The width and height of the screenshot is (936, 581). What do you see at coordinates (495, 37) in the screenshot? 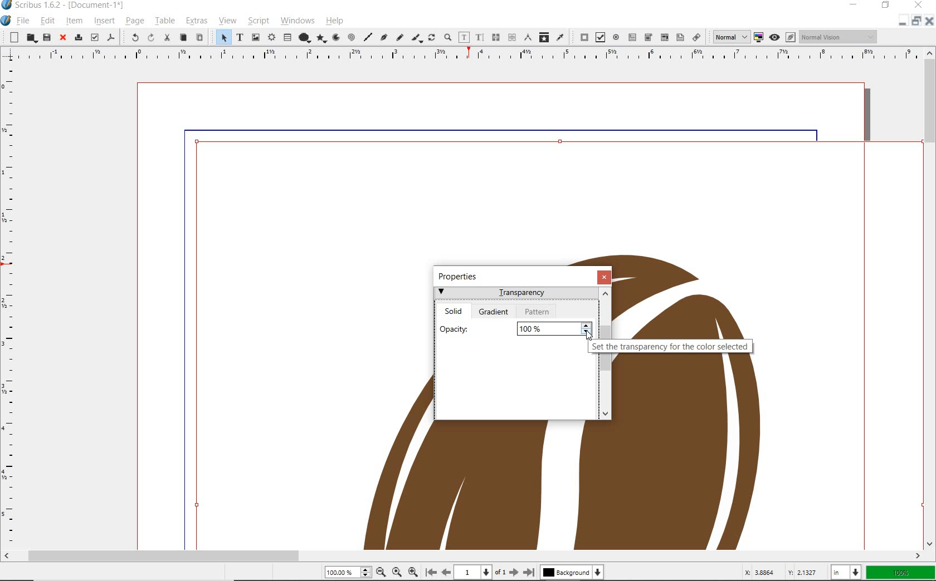
I see `link text frames` at bounding box center [495, 37].